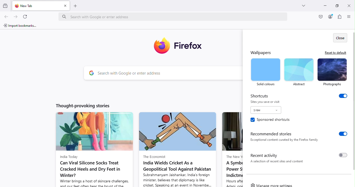 The width and height of the screenshot is (355, 187). Describe the element at coordinates (335, 6) in the screenshot. I see `Maximize` at that location.